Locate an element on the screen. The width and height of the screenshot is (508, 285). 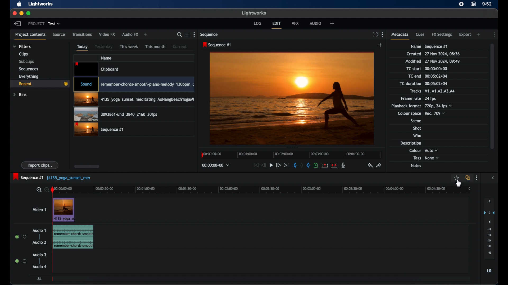
sequence 1 is located at coordinates (436, 46).